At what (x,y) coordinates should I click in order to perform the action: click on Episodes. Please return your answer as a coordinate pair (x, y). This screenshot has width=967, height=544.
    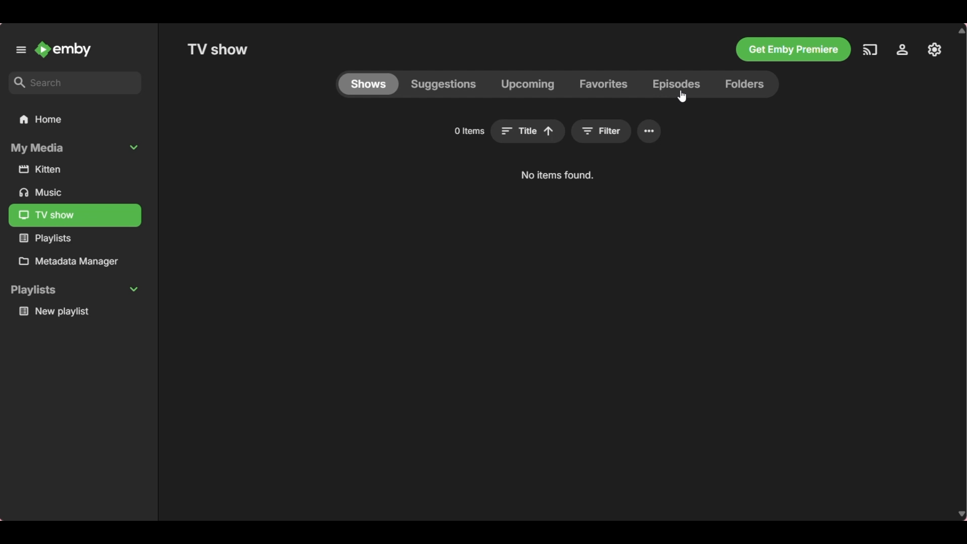
    Looking at the image, I should click on (675, 84).